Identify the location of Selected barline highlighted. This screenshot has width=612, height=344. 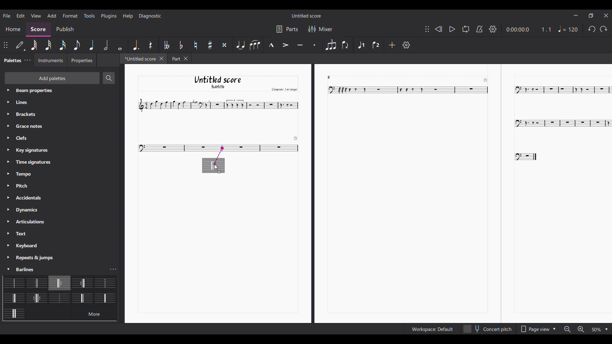
(59, 283).